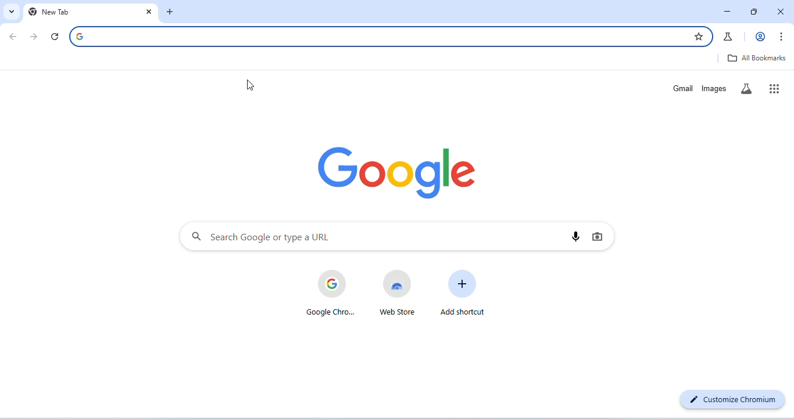 This screenshot has width=794, height=419. Describe the element at coordinates (680, 88) in the screenshot. I see `gmail` at that location.